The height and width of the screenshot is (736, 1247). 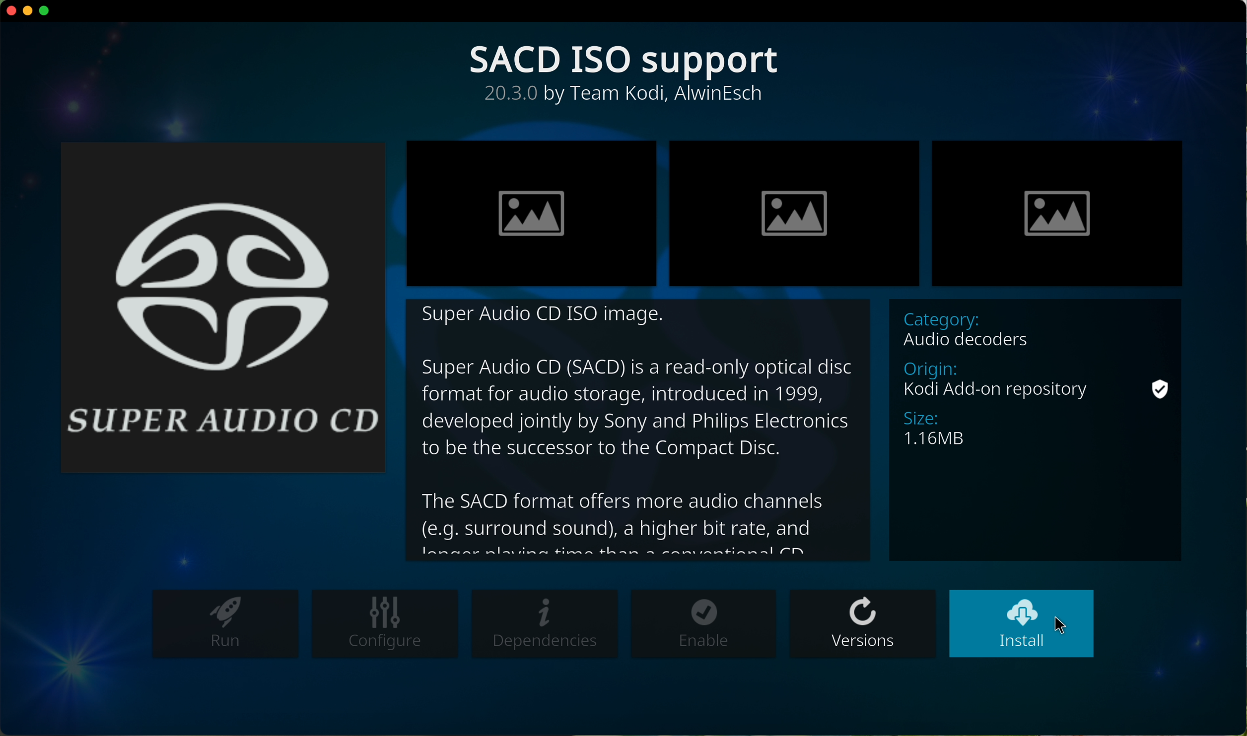 I want to click on configure, so click(x=383, y=625).